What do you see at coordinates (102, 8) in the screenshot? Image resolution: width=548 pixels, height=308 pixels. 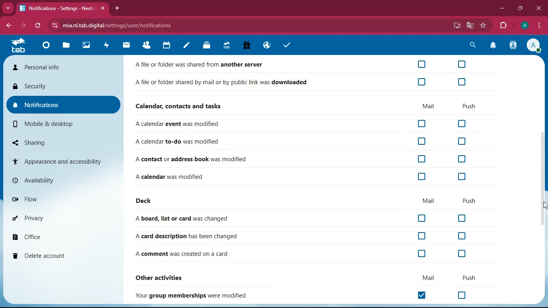 I see `close` at bounding box center [102, 8].